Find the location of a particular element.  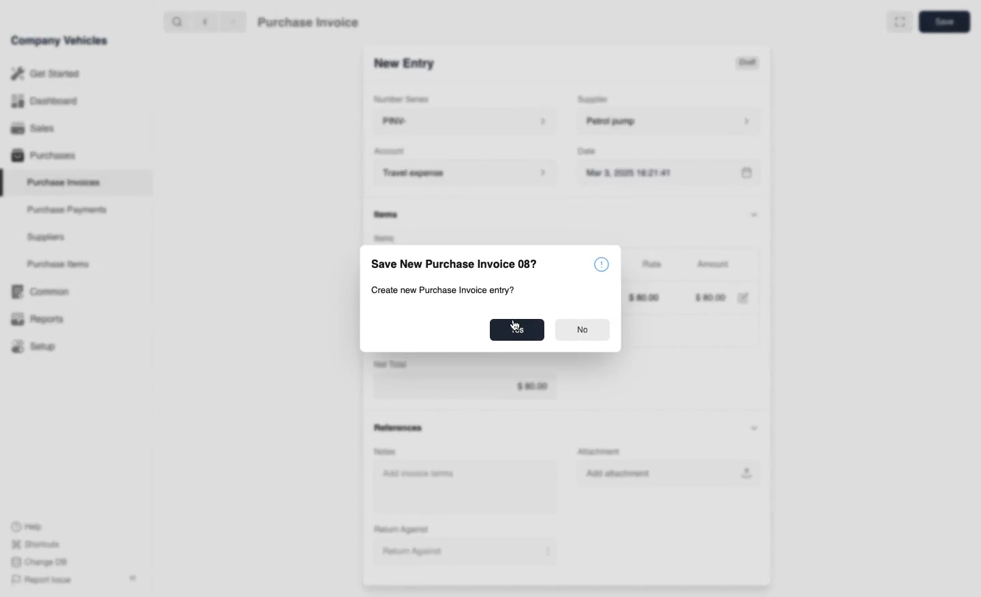

cursor is located at coordinates (514, 328).